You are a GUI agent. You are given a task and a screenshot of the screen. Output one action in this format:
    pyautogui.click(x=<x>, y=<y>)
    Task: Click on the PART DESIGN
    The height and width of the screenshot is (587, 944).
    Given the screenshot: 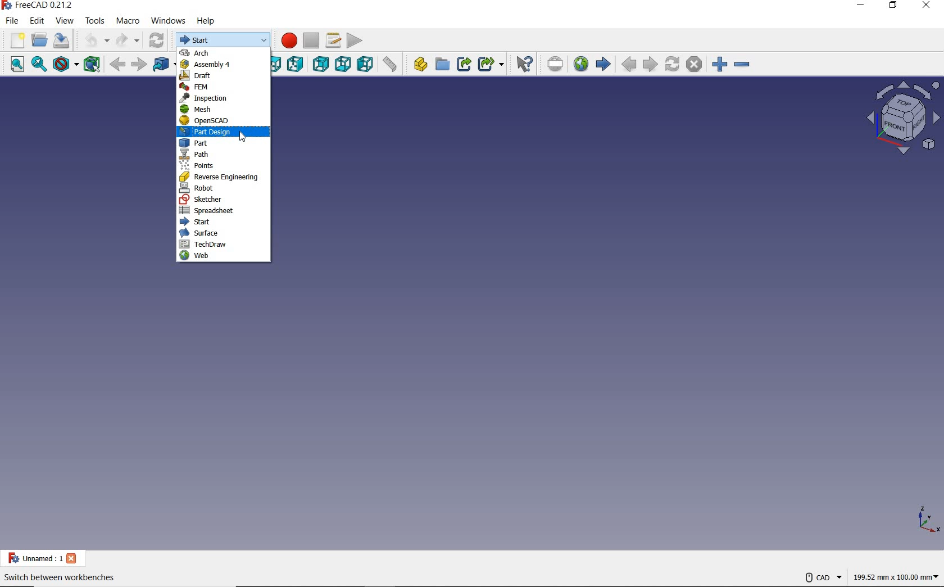 What is the action you would take?
    pyautogui.click(x=220, y=133)
    